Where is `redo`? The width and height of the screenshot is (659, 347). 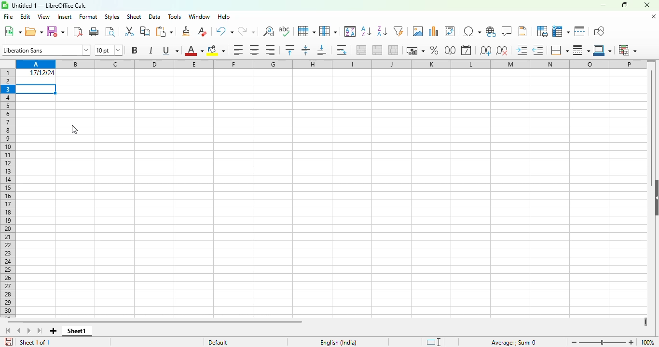
redo is located at coordinates (247, 31).